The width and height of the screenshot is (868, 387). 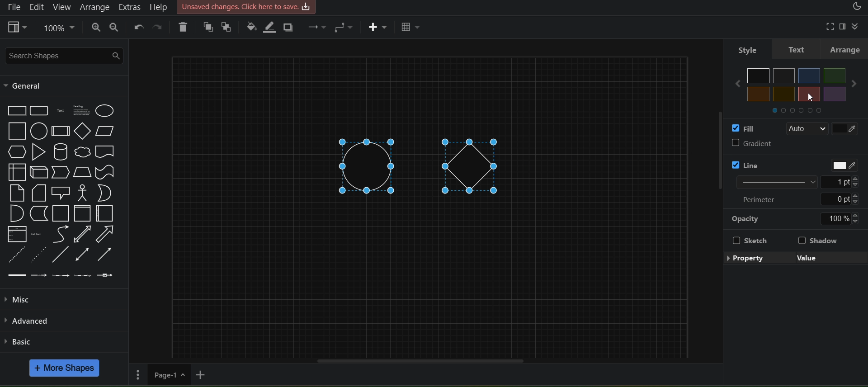 What do you see at coordinates (14, 7) in the screenshot?
I see `file` at bounding box center [14, 7].